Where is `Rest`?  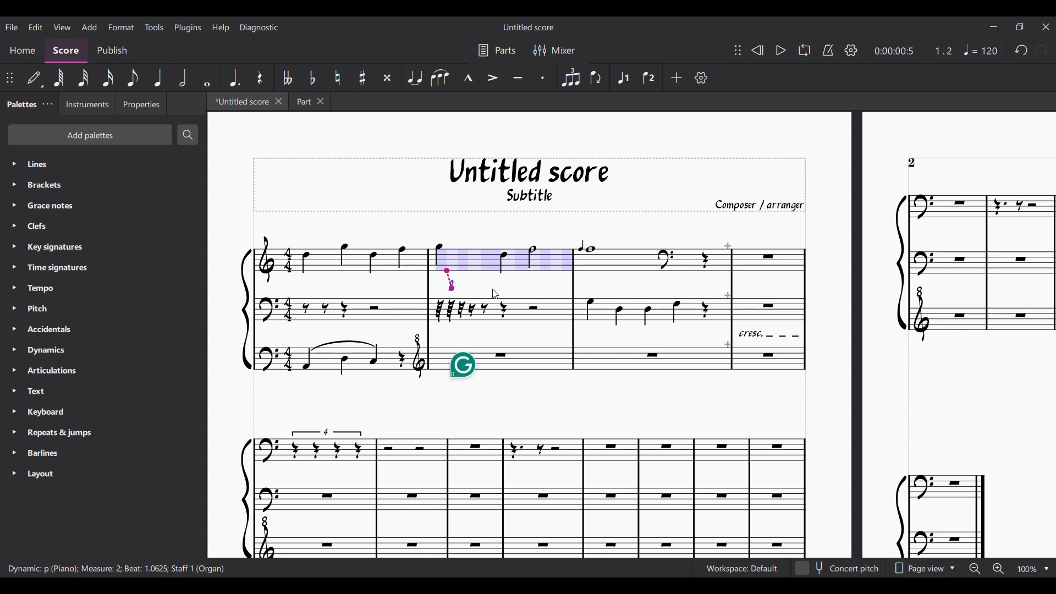
Rest is located at coordinates (260, 78).